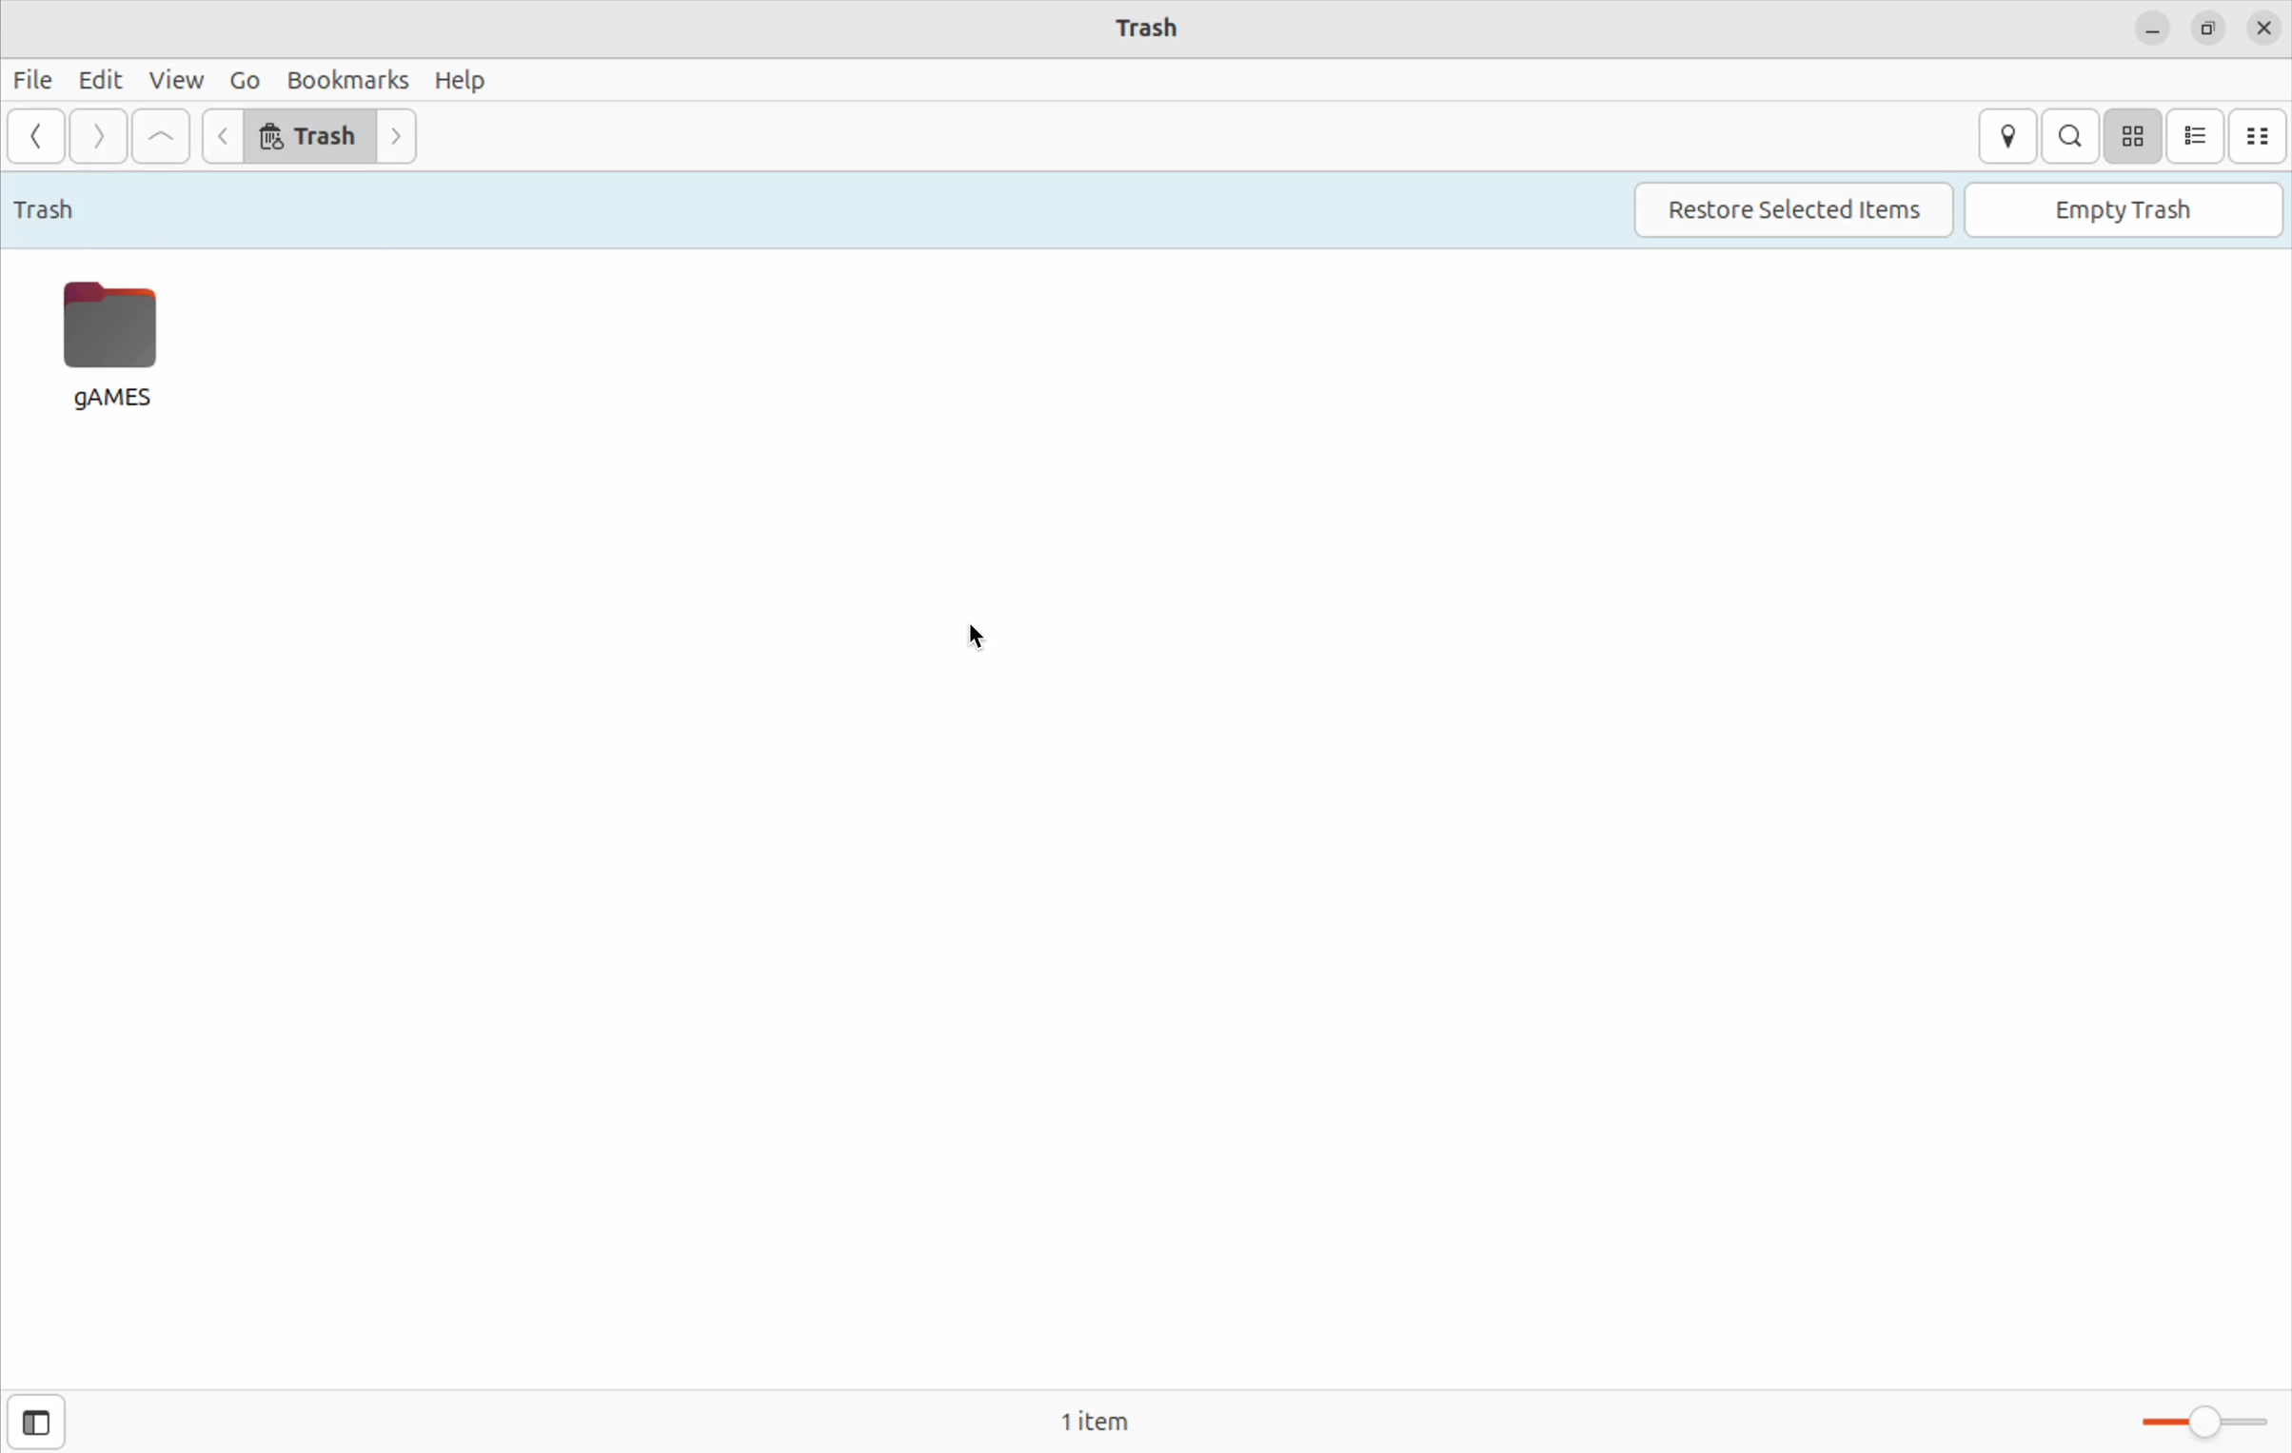  What do you see at coordinates (1794, 208) in the screenshot?
I see `restore selected items` at bounding box center [1794, 208].